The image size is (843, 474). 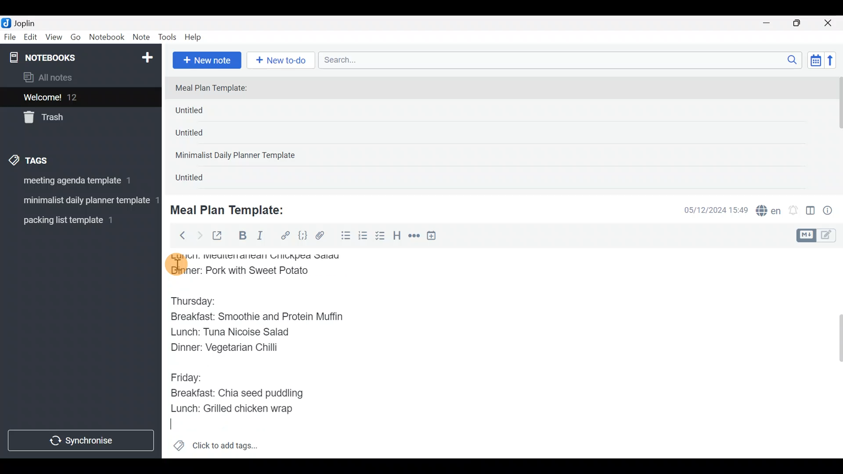 What do you see at coordinates (837, 133) in the screenshot?
I see `scroll bar` at bounding box center [837, 133].